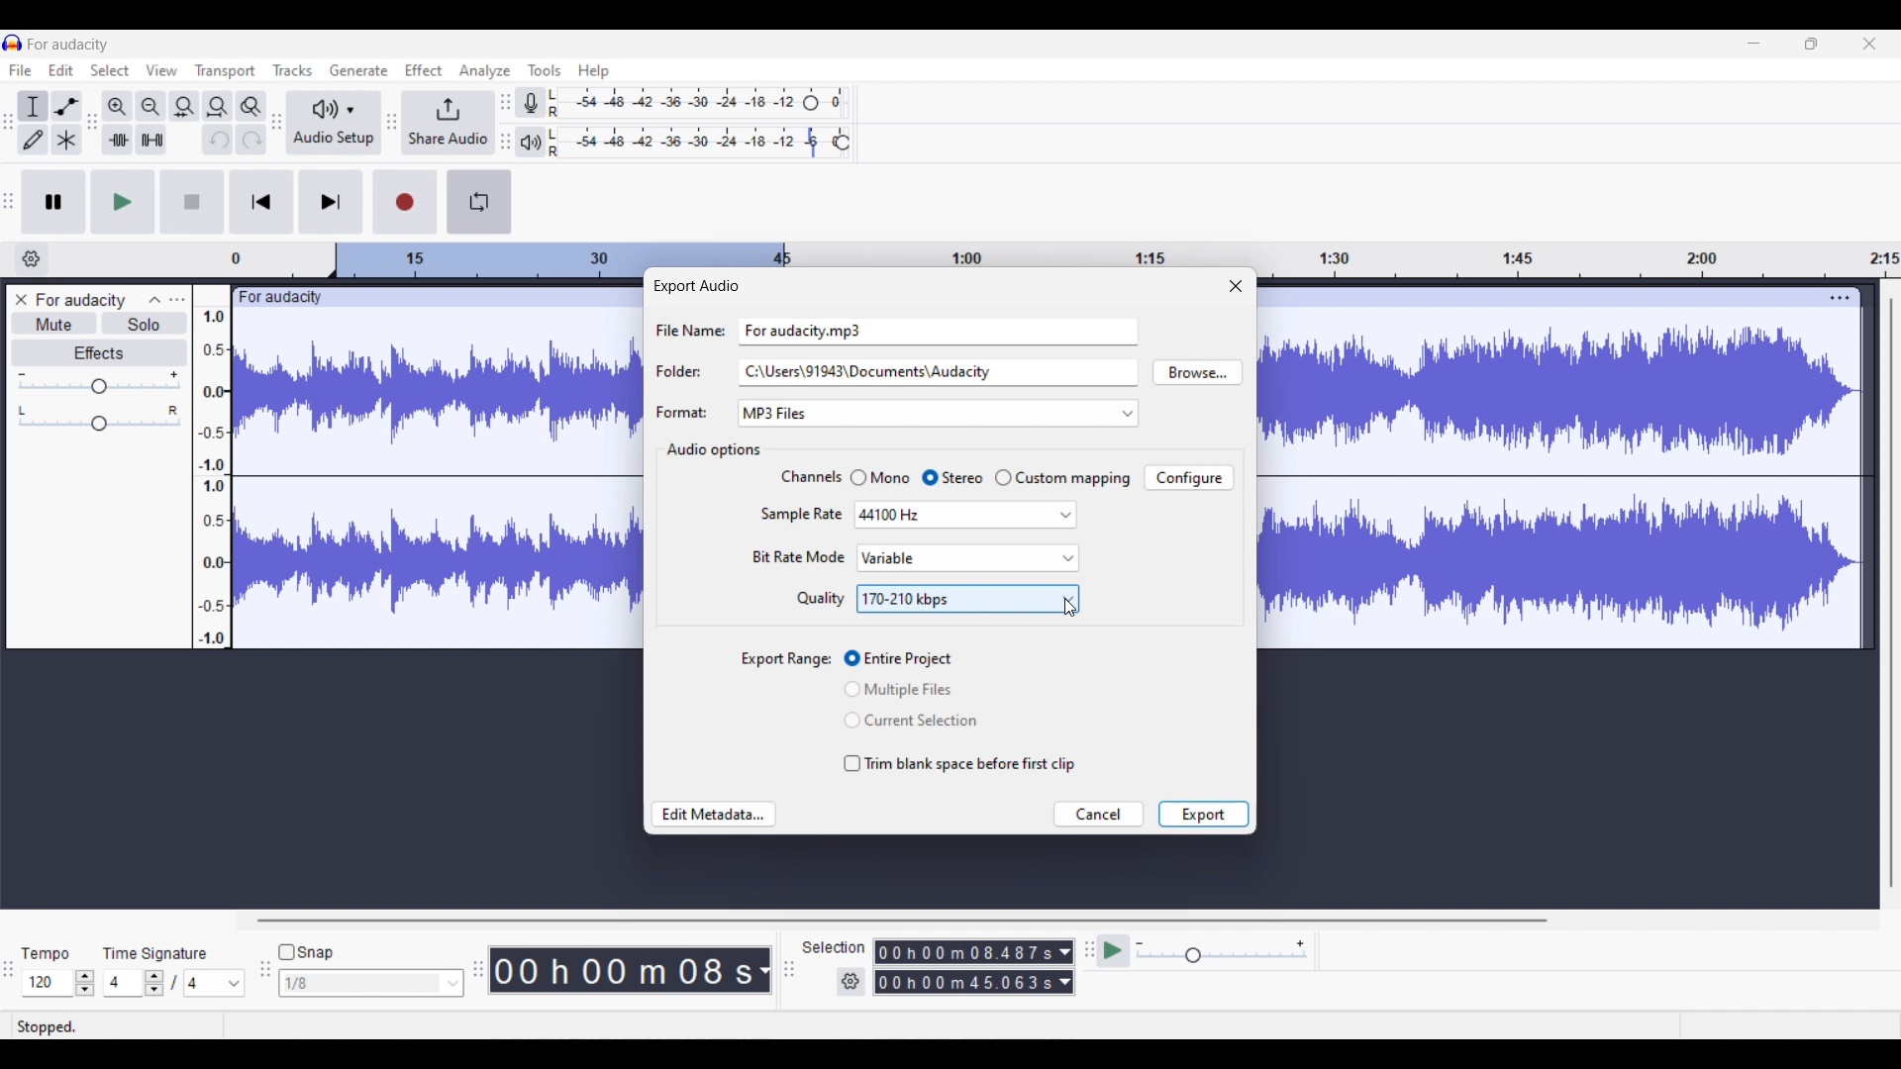 The height and width of the screenshot is (1069, 1901). Describe the element at coordinates (1840, 297) in the screenshot. I see `Track settings` at that location.